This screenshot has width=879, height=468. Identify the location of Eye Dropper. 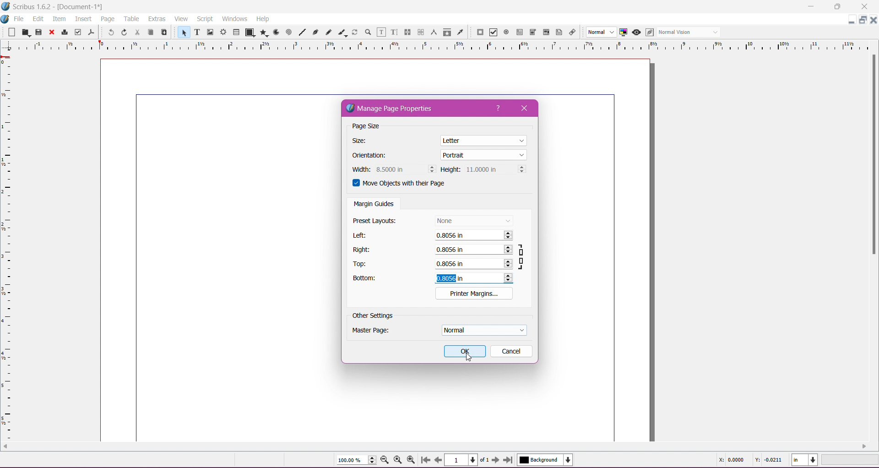
(460, 32).